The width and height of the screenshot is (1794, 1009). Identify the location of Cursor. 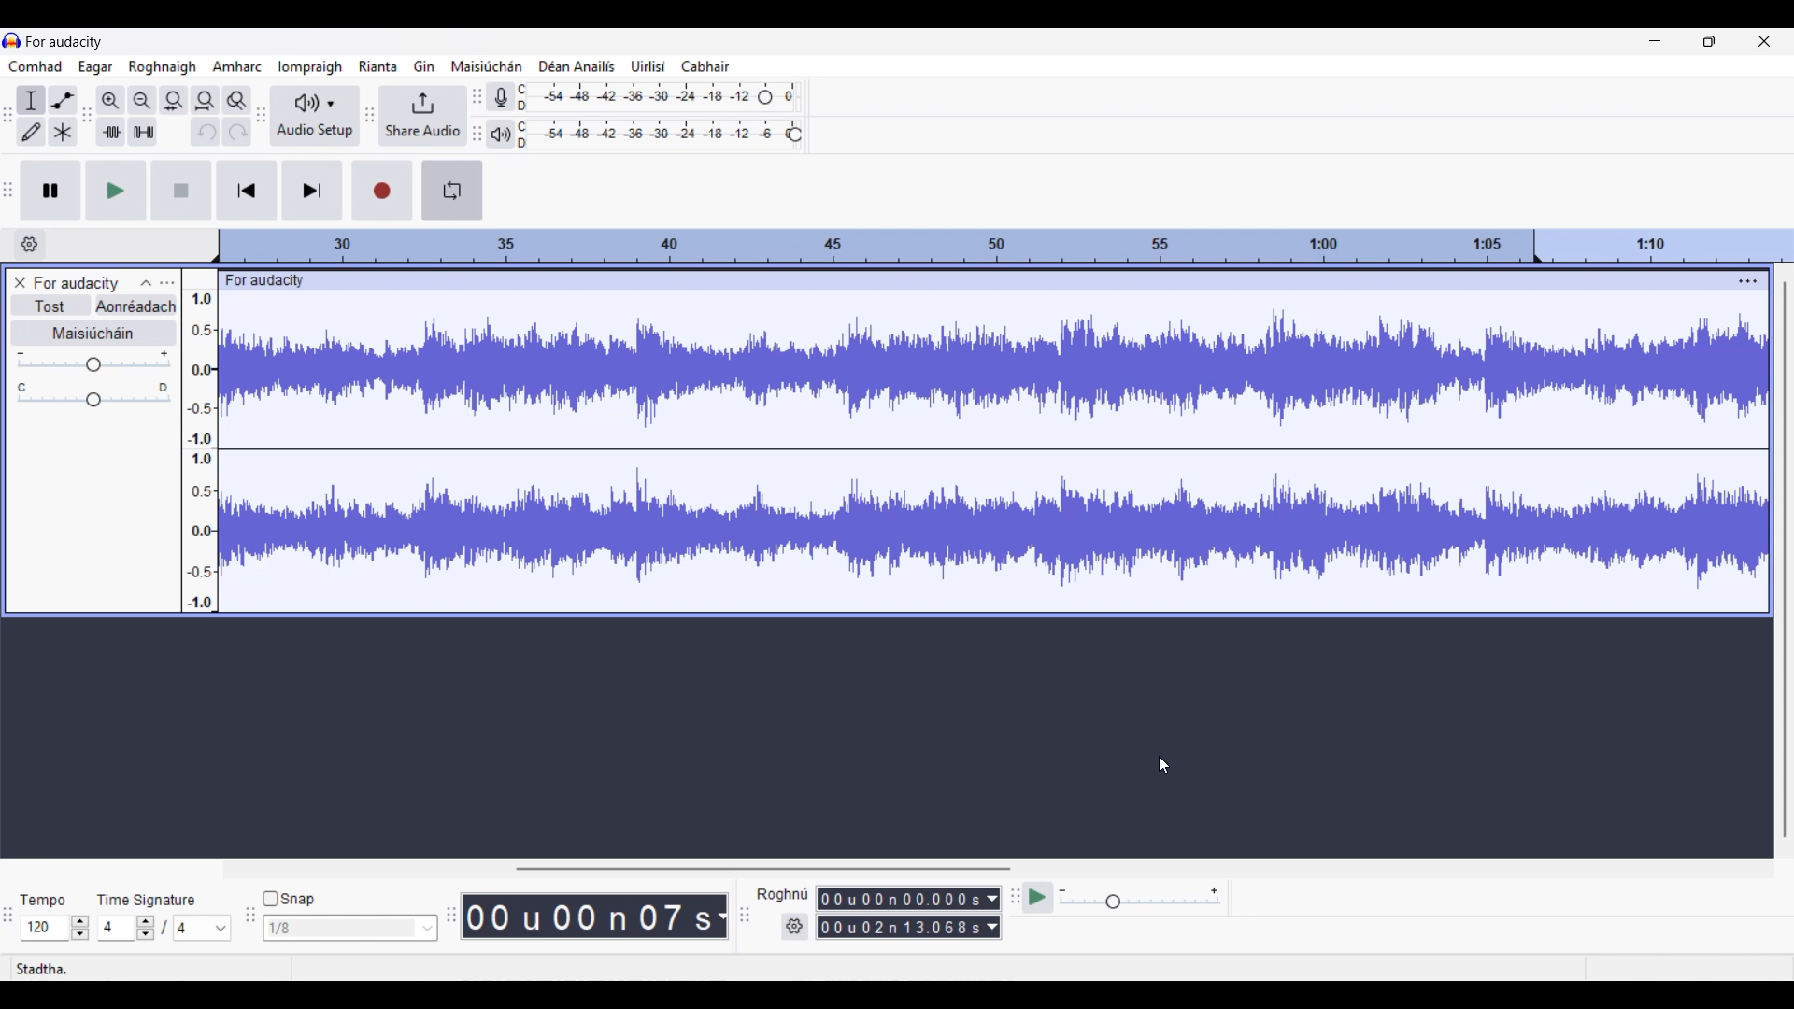
(1163, 767).